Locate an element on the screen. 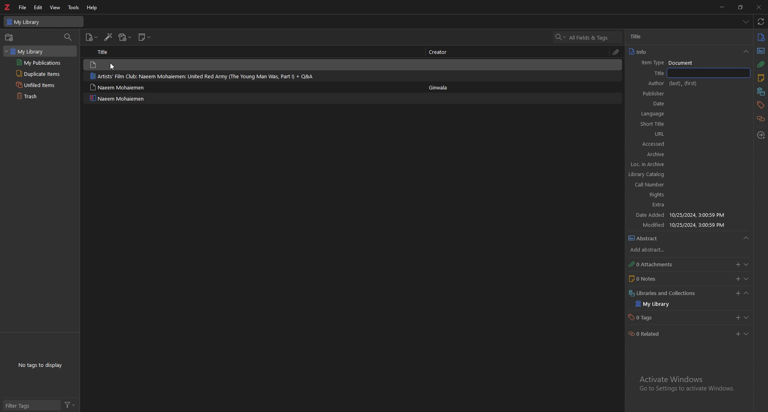 Image resolution: width=768 pixels, height=412 pixels. series is located at coordinates (662, 103).